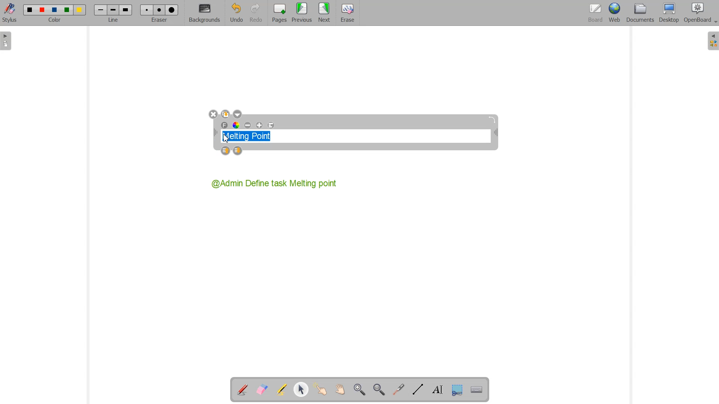 Image resolution: width=719 pixels, height=404 pixels. I want to click on Undo, so click(236, 13).